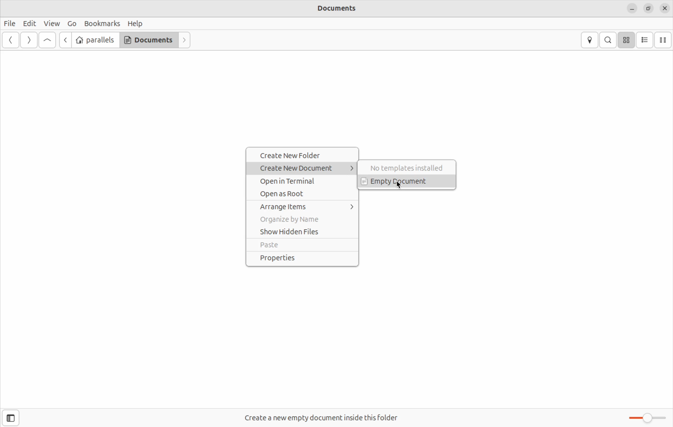 The width and height of the screenshot is (673, 427). I want to click on create new folder, so click(304, 155).